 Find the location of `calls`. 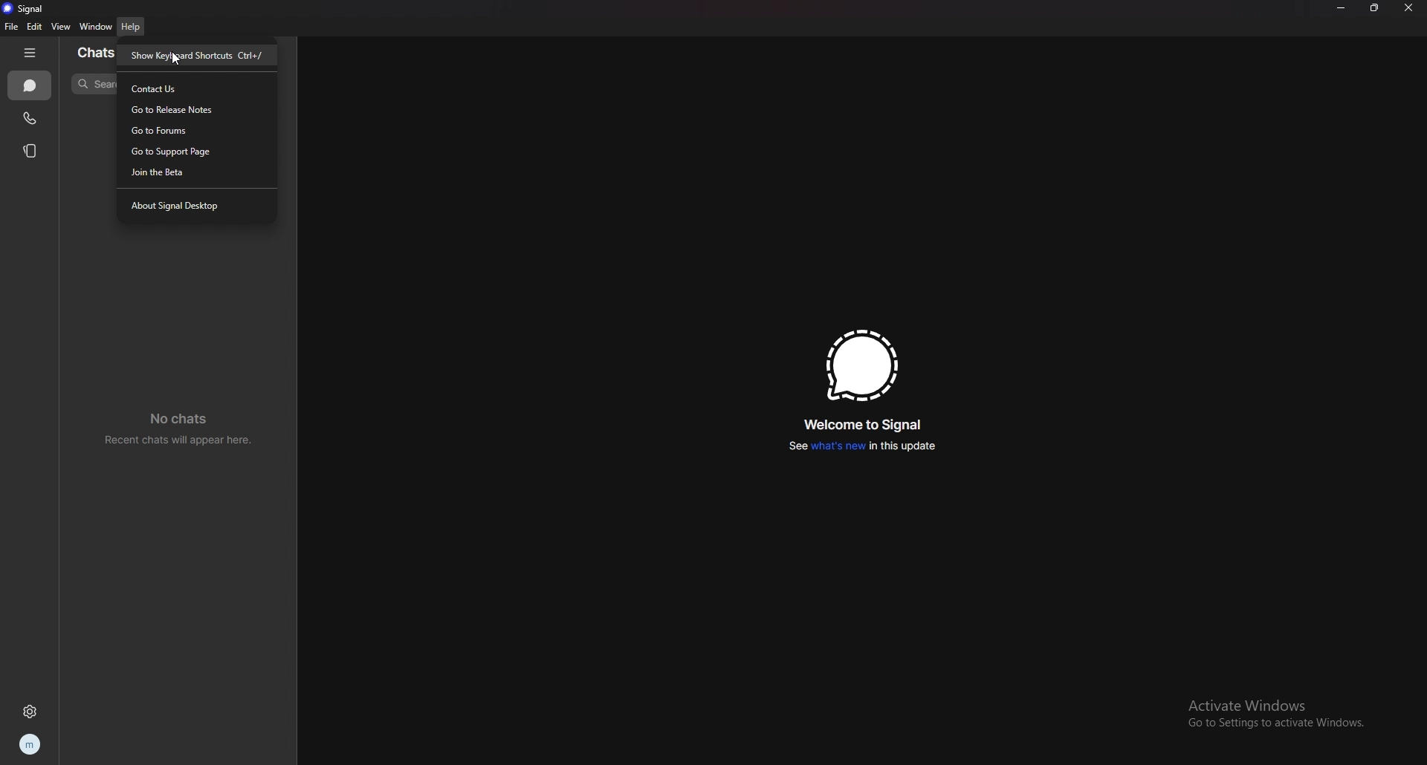

calls is located at coordinates (28, 119).